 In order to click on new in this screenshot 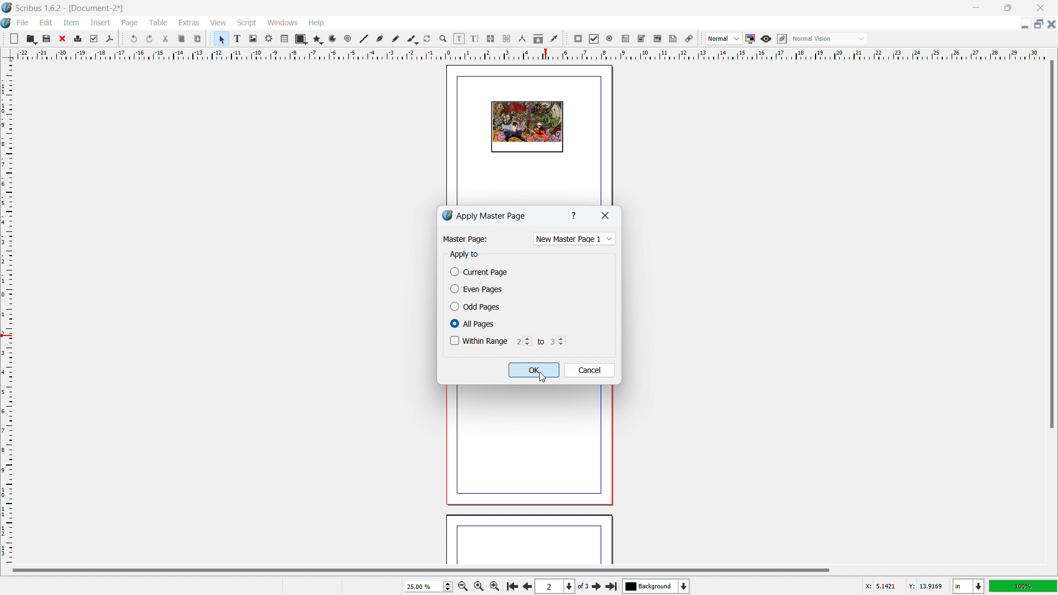, I will do `click(14, 39)`.